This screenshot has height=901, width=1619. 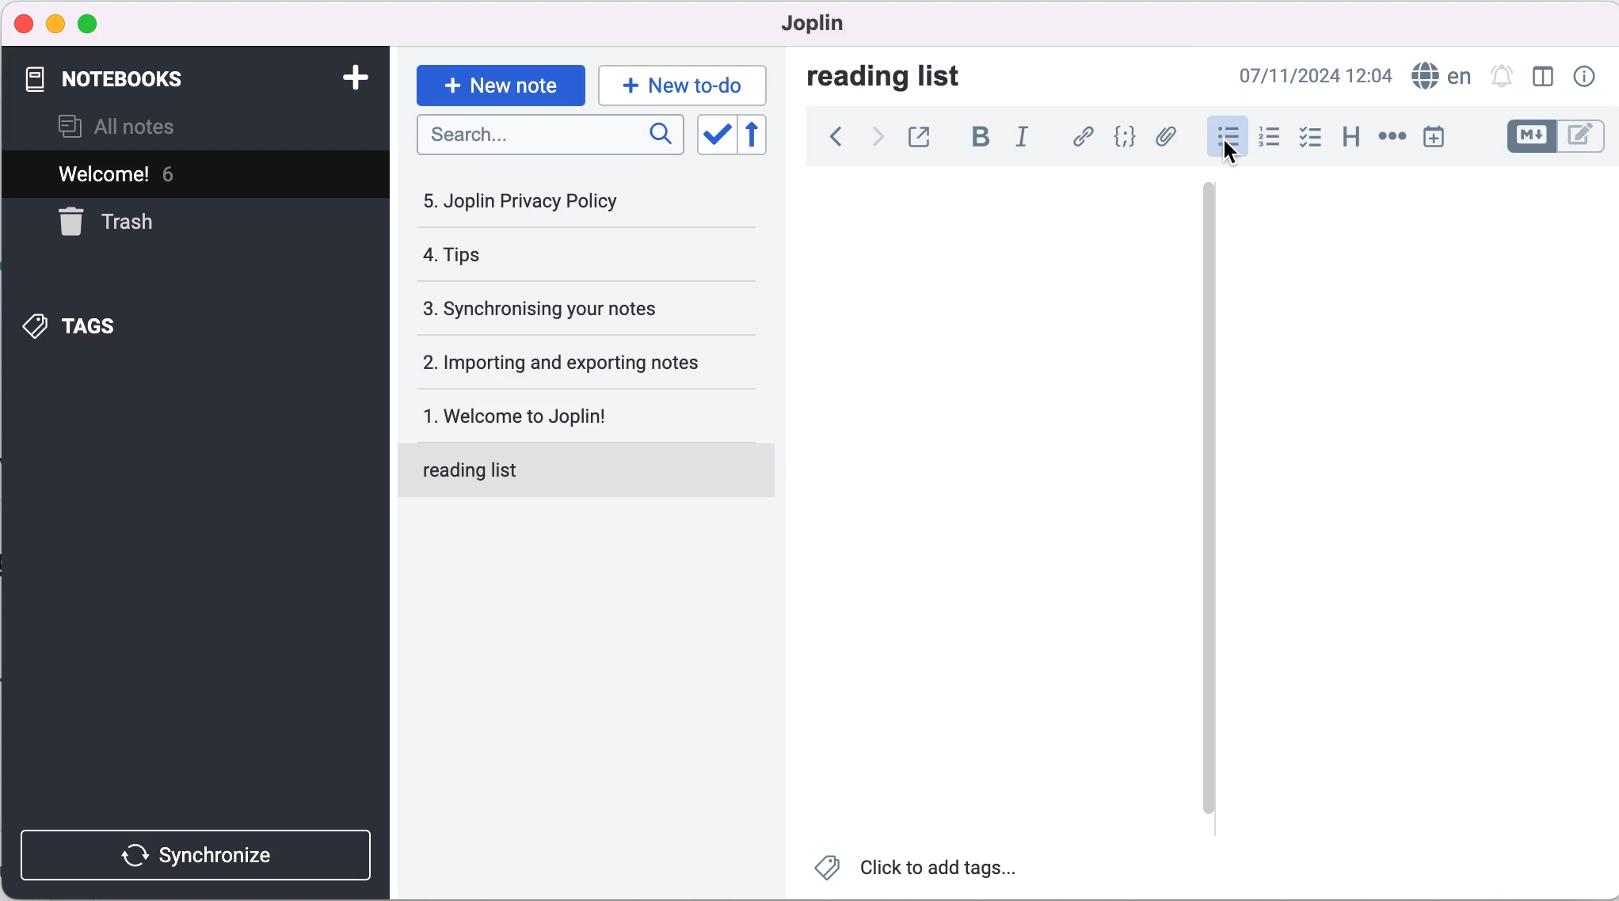 I want to click on welcome to joplin, so click(x=591, y=408).